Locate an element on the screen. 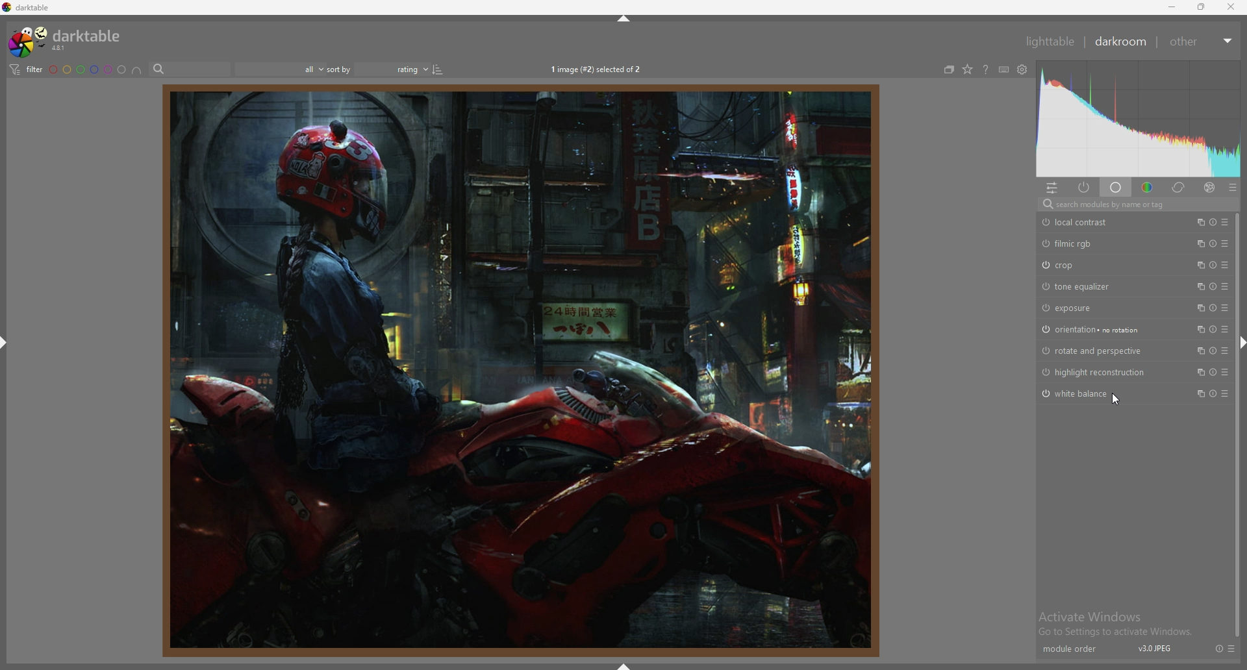 This screenshot has width=1247, height=670. v3.0 jpeg is located at coordinates (1155, 649).